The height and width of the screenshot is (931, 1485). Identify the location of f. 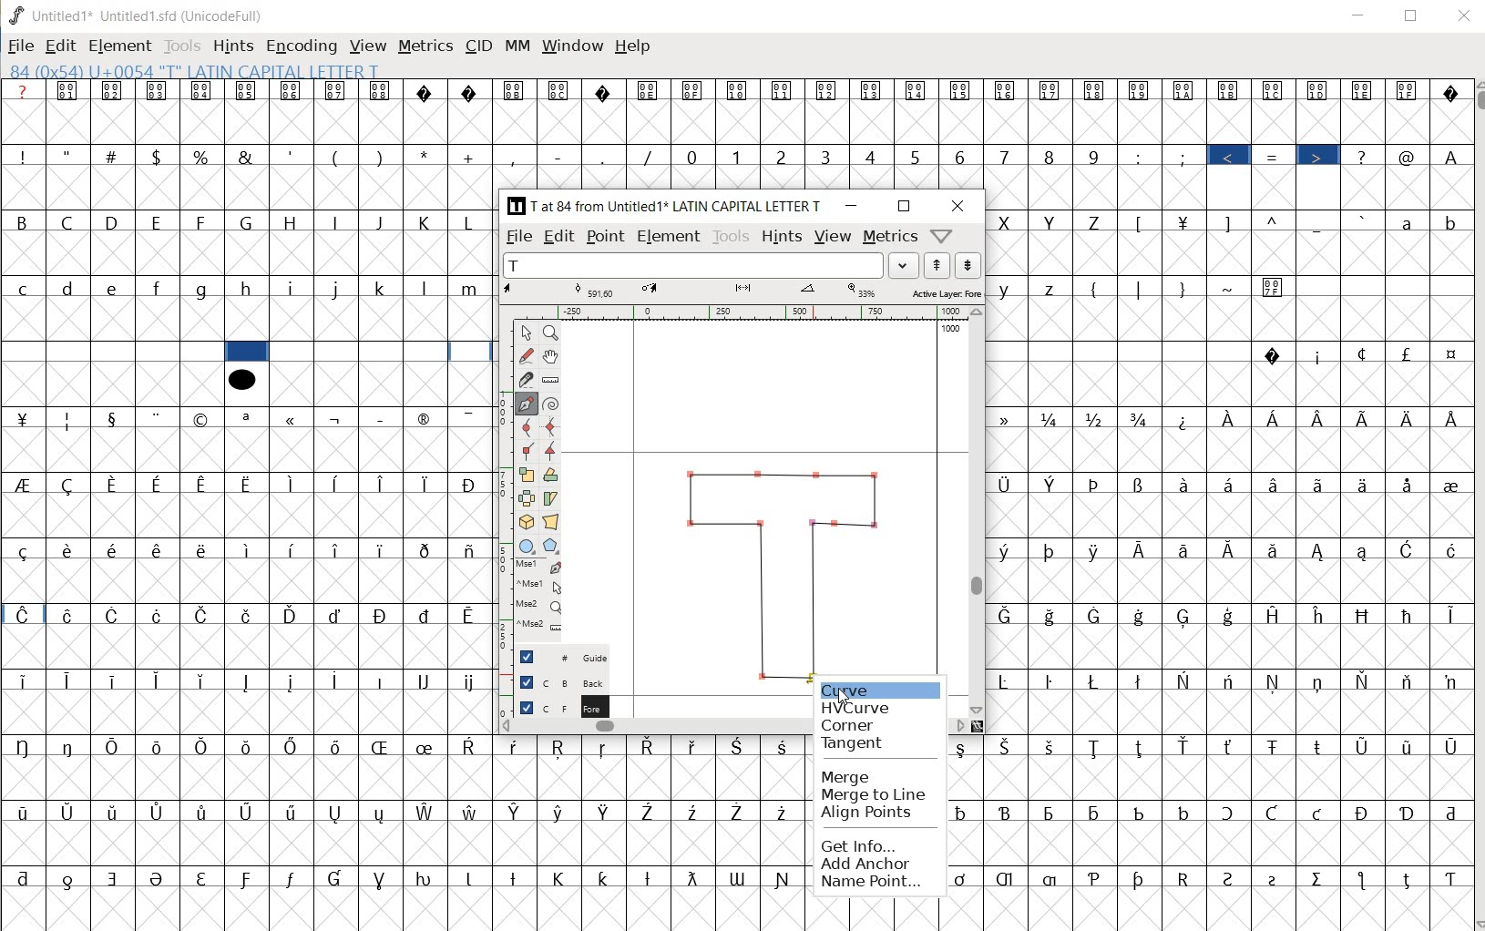
(159, 289).